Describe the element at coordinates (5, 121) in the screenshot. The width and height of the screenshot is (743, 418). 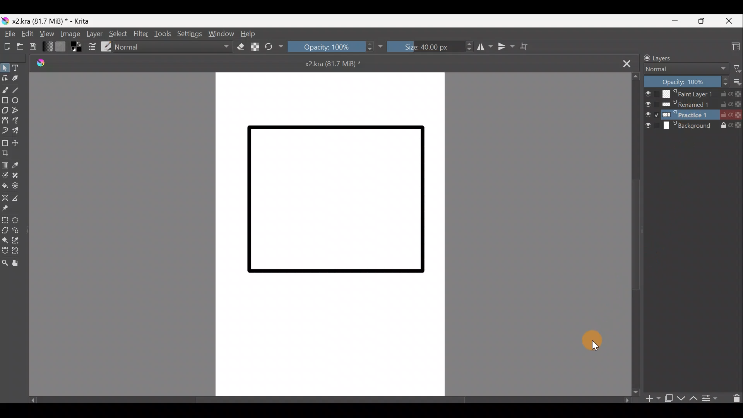
I see `Bezier curve tool` at that location.